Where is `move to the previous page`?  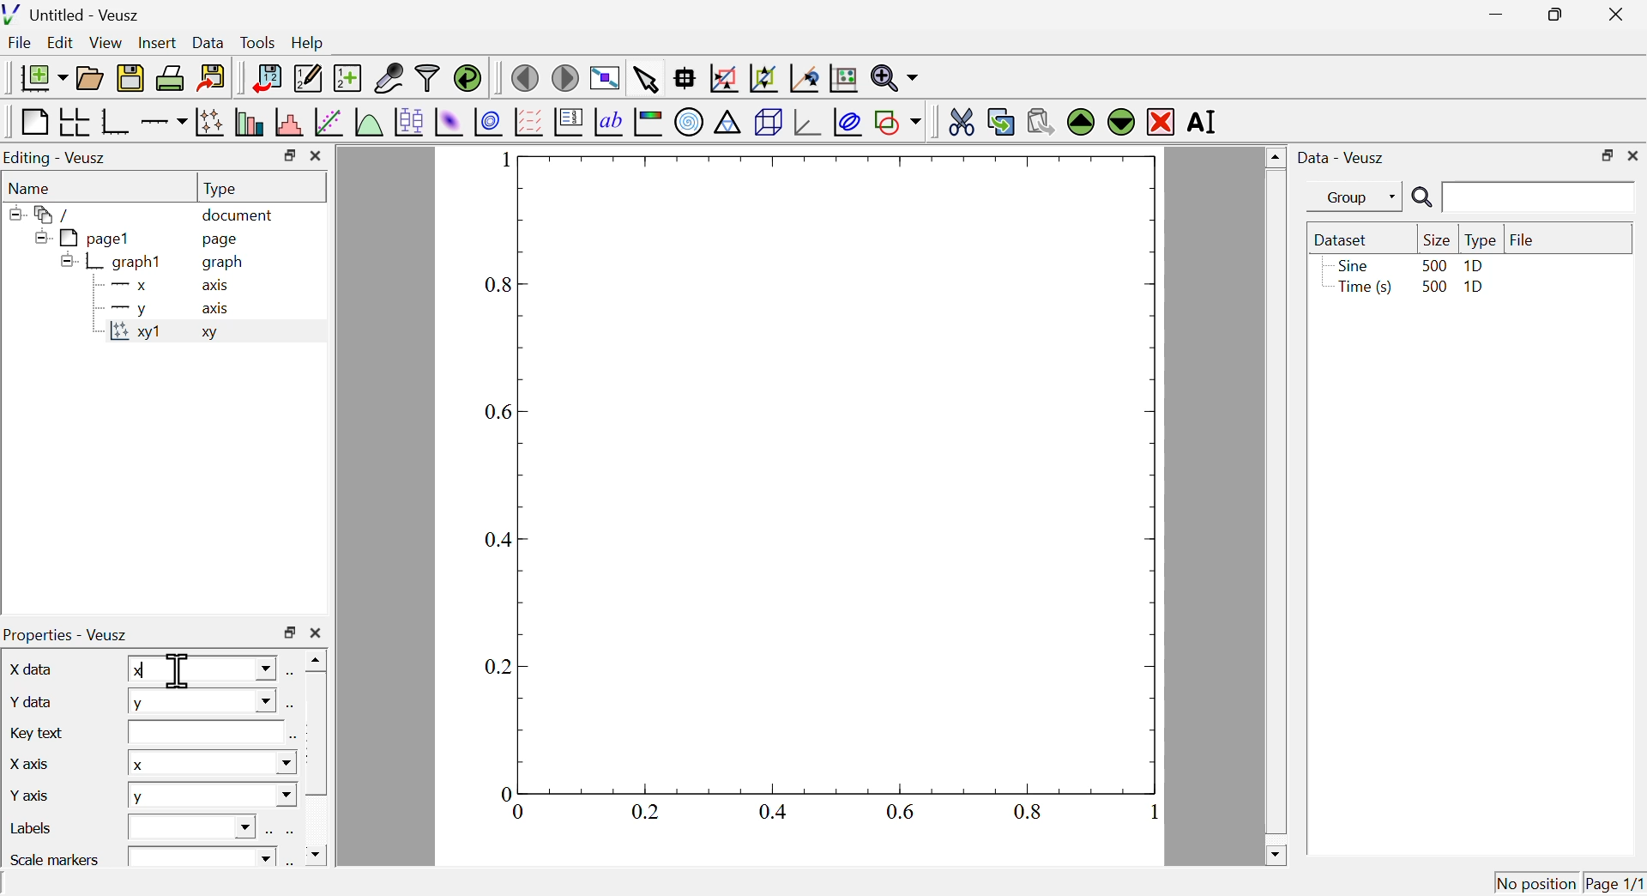 move to the previous page is located at coordinates (524, 76).